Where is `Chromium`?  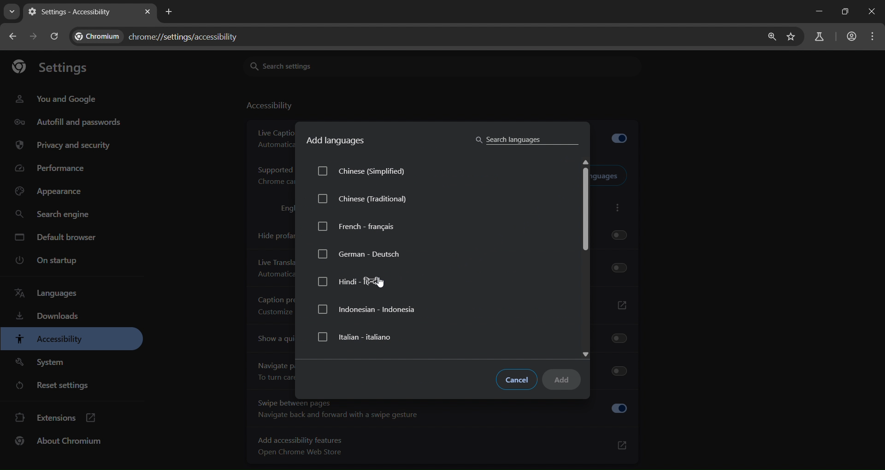 Chromium is located at coordinates (95, 36).